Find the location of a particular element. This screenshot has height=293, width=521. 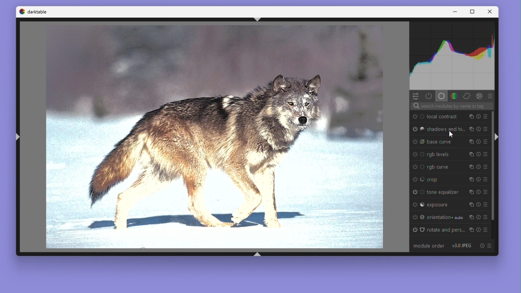

Module order is located at coordinates (421, 247).